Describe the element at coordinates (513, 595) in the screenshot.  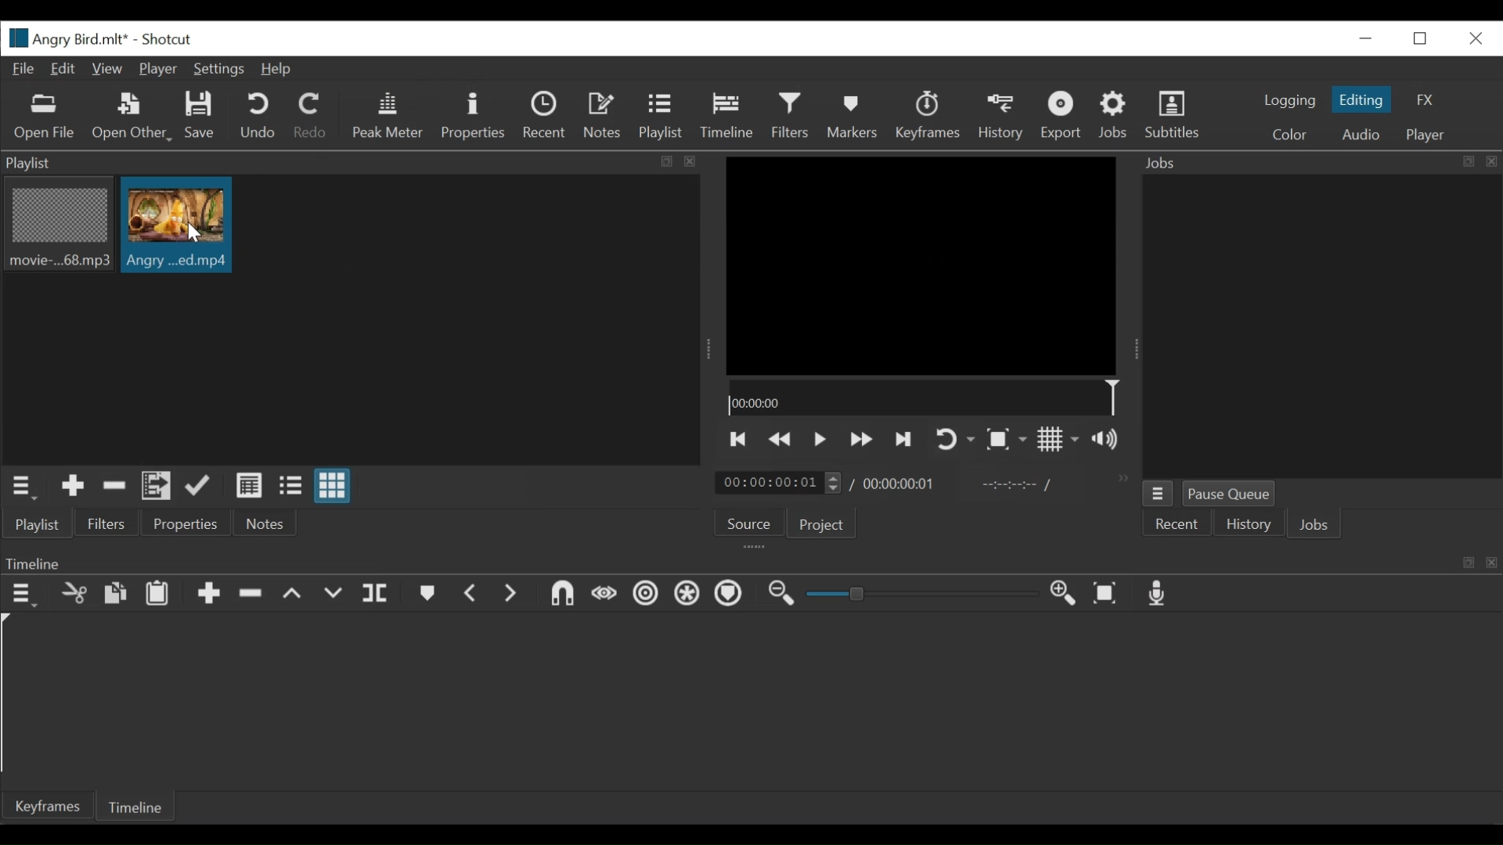
I see `Next Marker` at that location.